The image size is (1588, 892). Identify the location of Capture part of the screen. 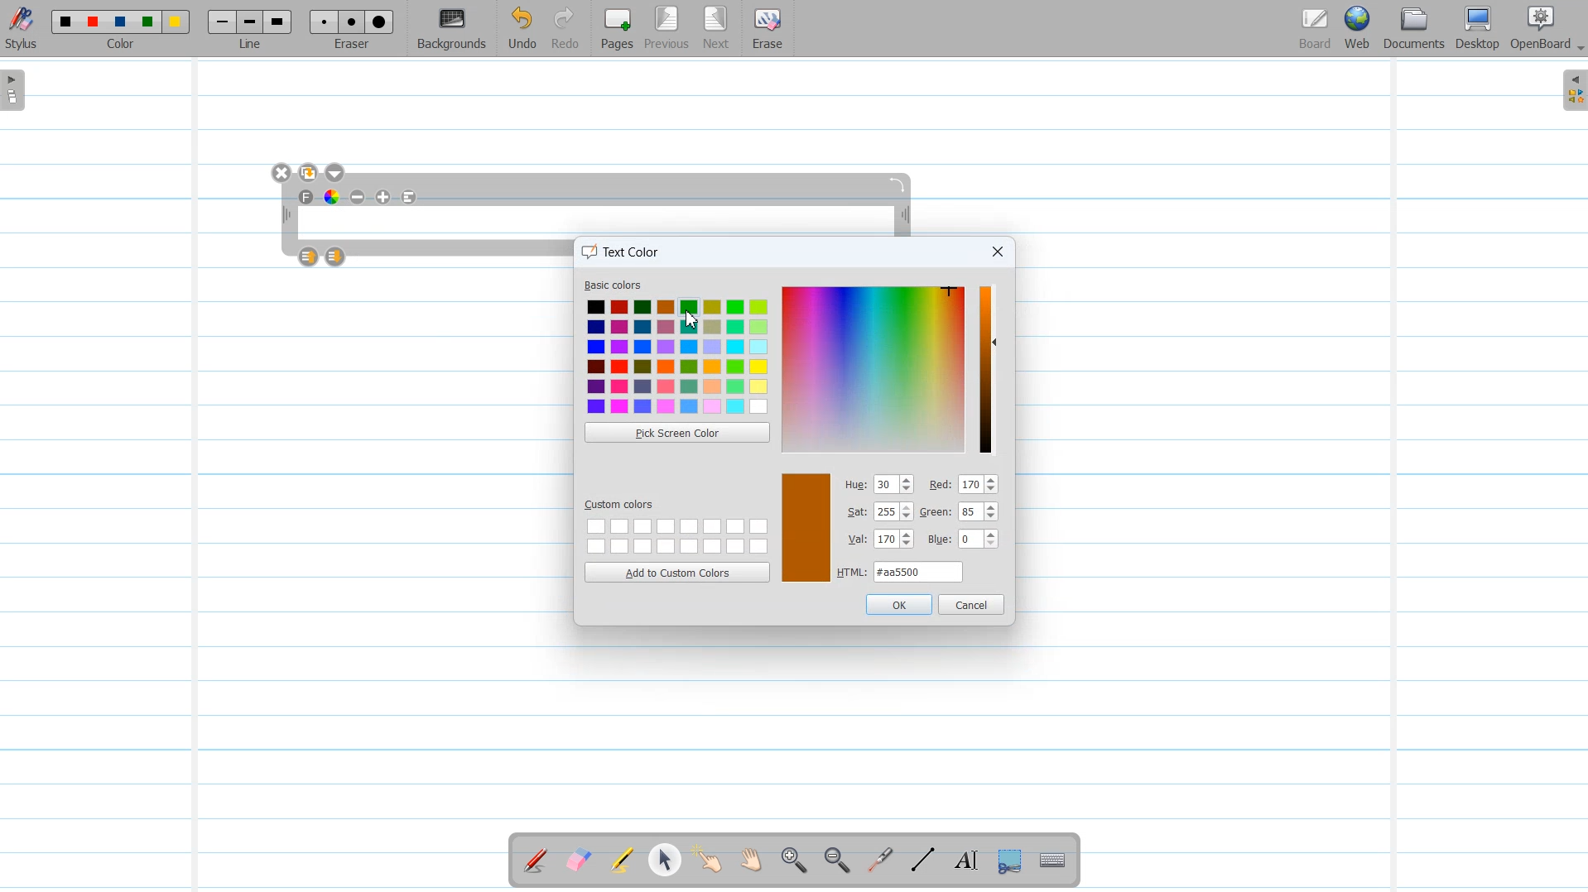
(1008, 861).